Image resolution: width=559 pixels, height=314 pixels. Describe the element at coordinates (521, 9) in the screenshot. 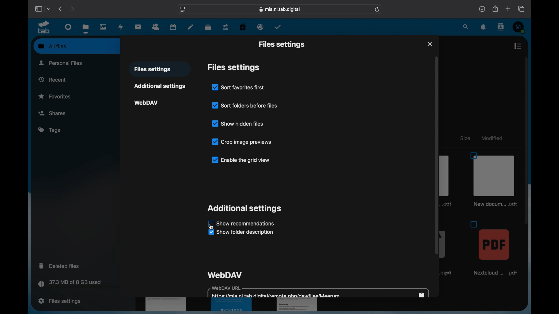

I see `show tab overview` at that location.